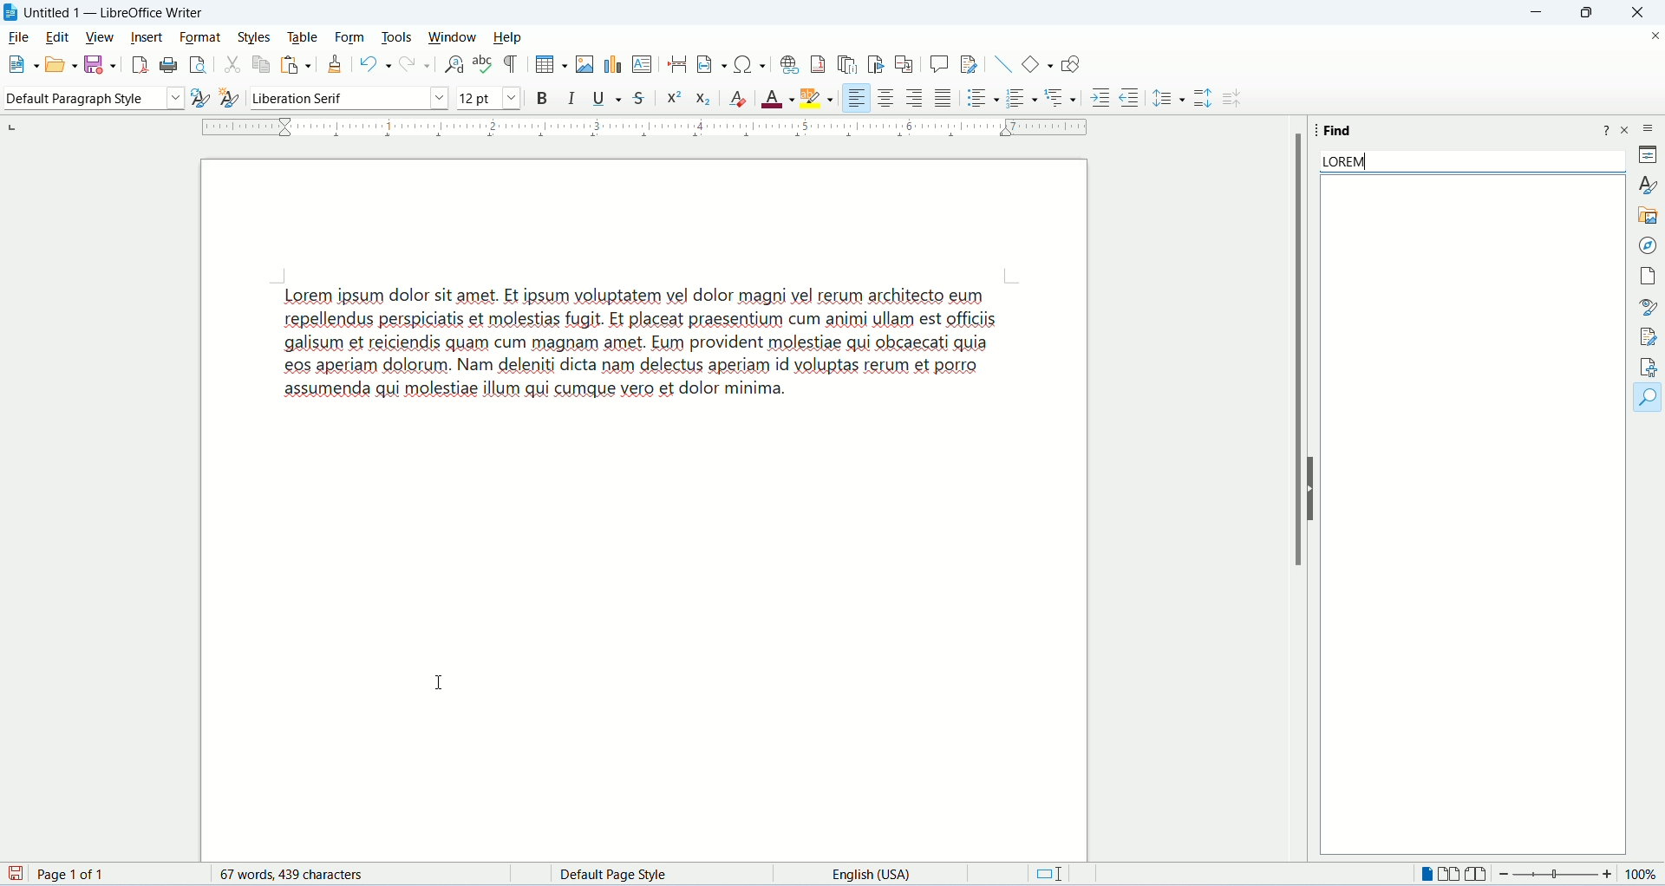 Image resolution: width=1665 pixels, height=886 pixels. Describe the element at coordinates (1479, 876) in the screenshot. I see `book view` at that location.